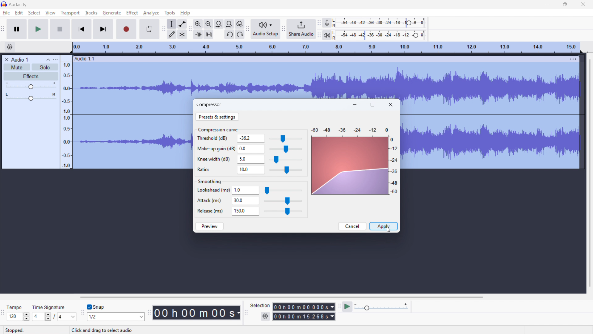  Describe the element at coordinates (391, 105) in the screenshot. I see `close` at that location.